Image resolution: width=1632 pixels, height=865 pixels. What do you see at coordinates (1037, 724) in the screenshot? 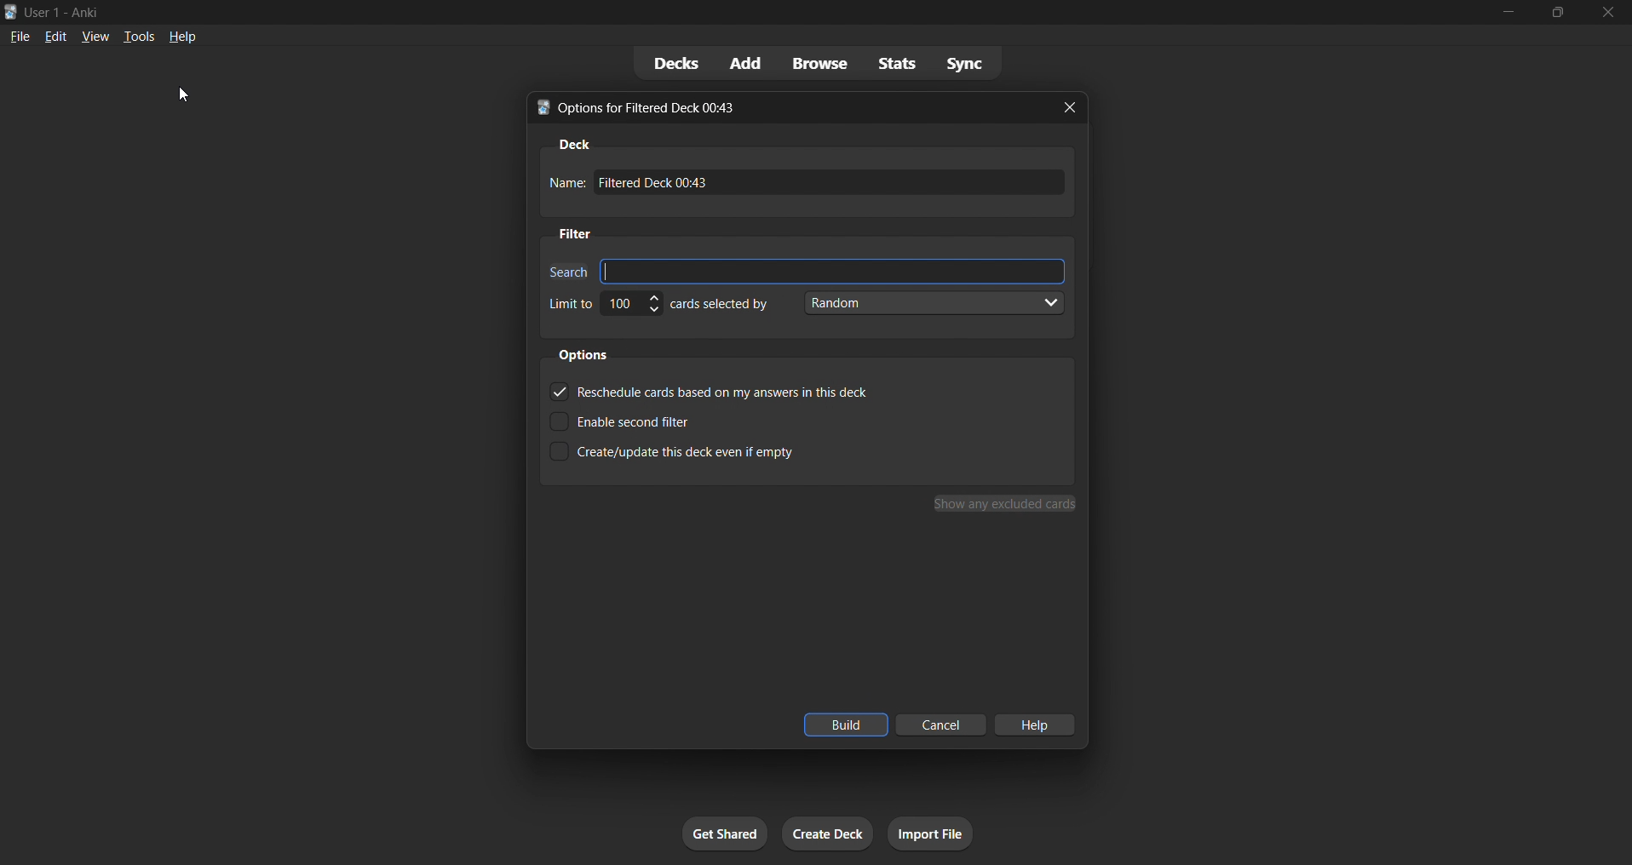
I see `hlep` at bounding box center [1037, 724].